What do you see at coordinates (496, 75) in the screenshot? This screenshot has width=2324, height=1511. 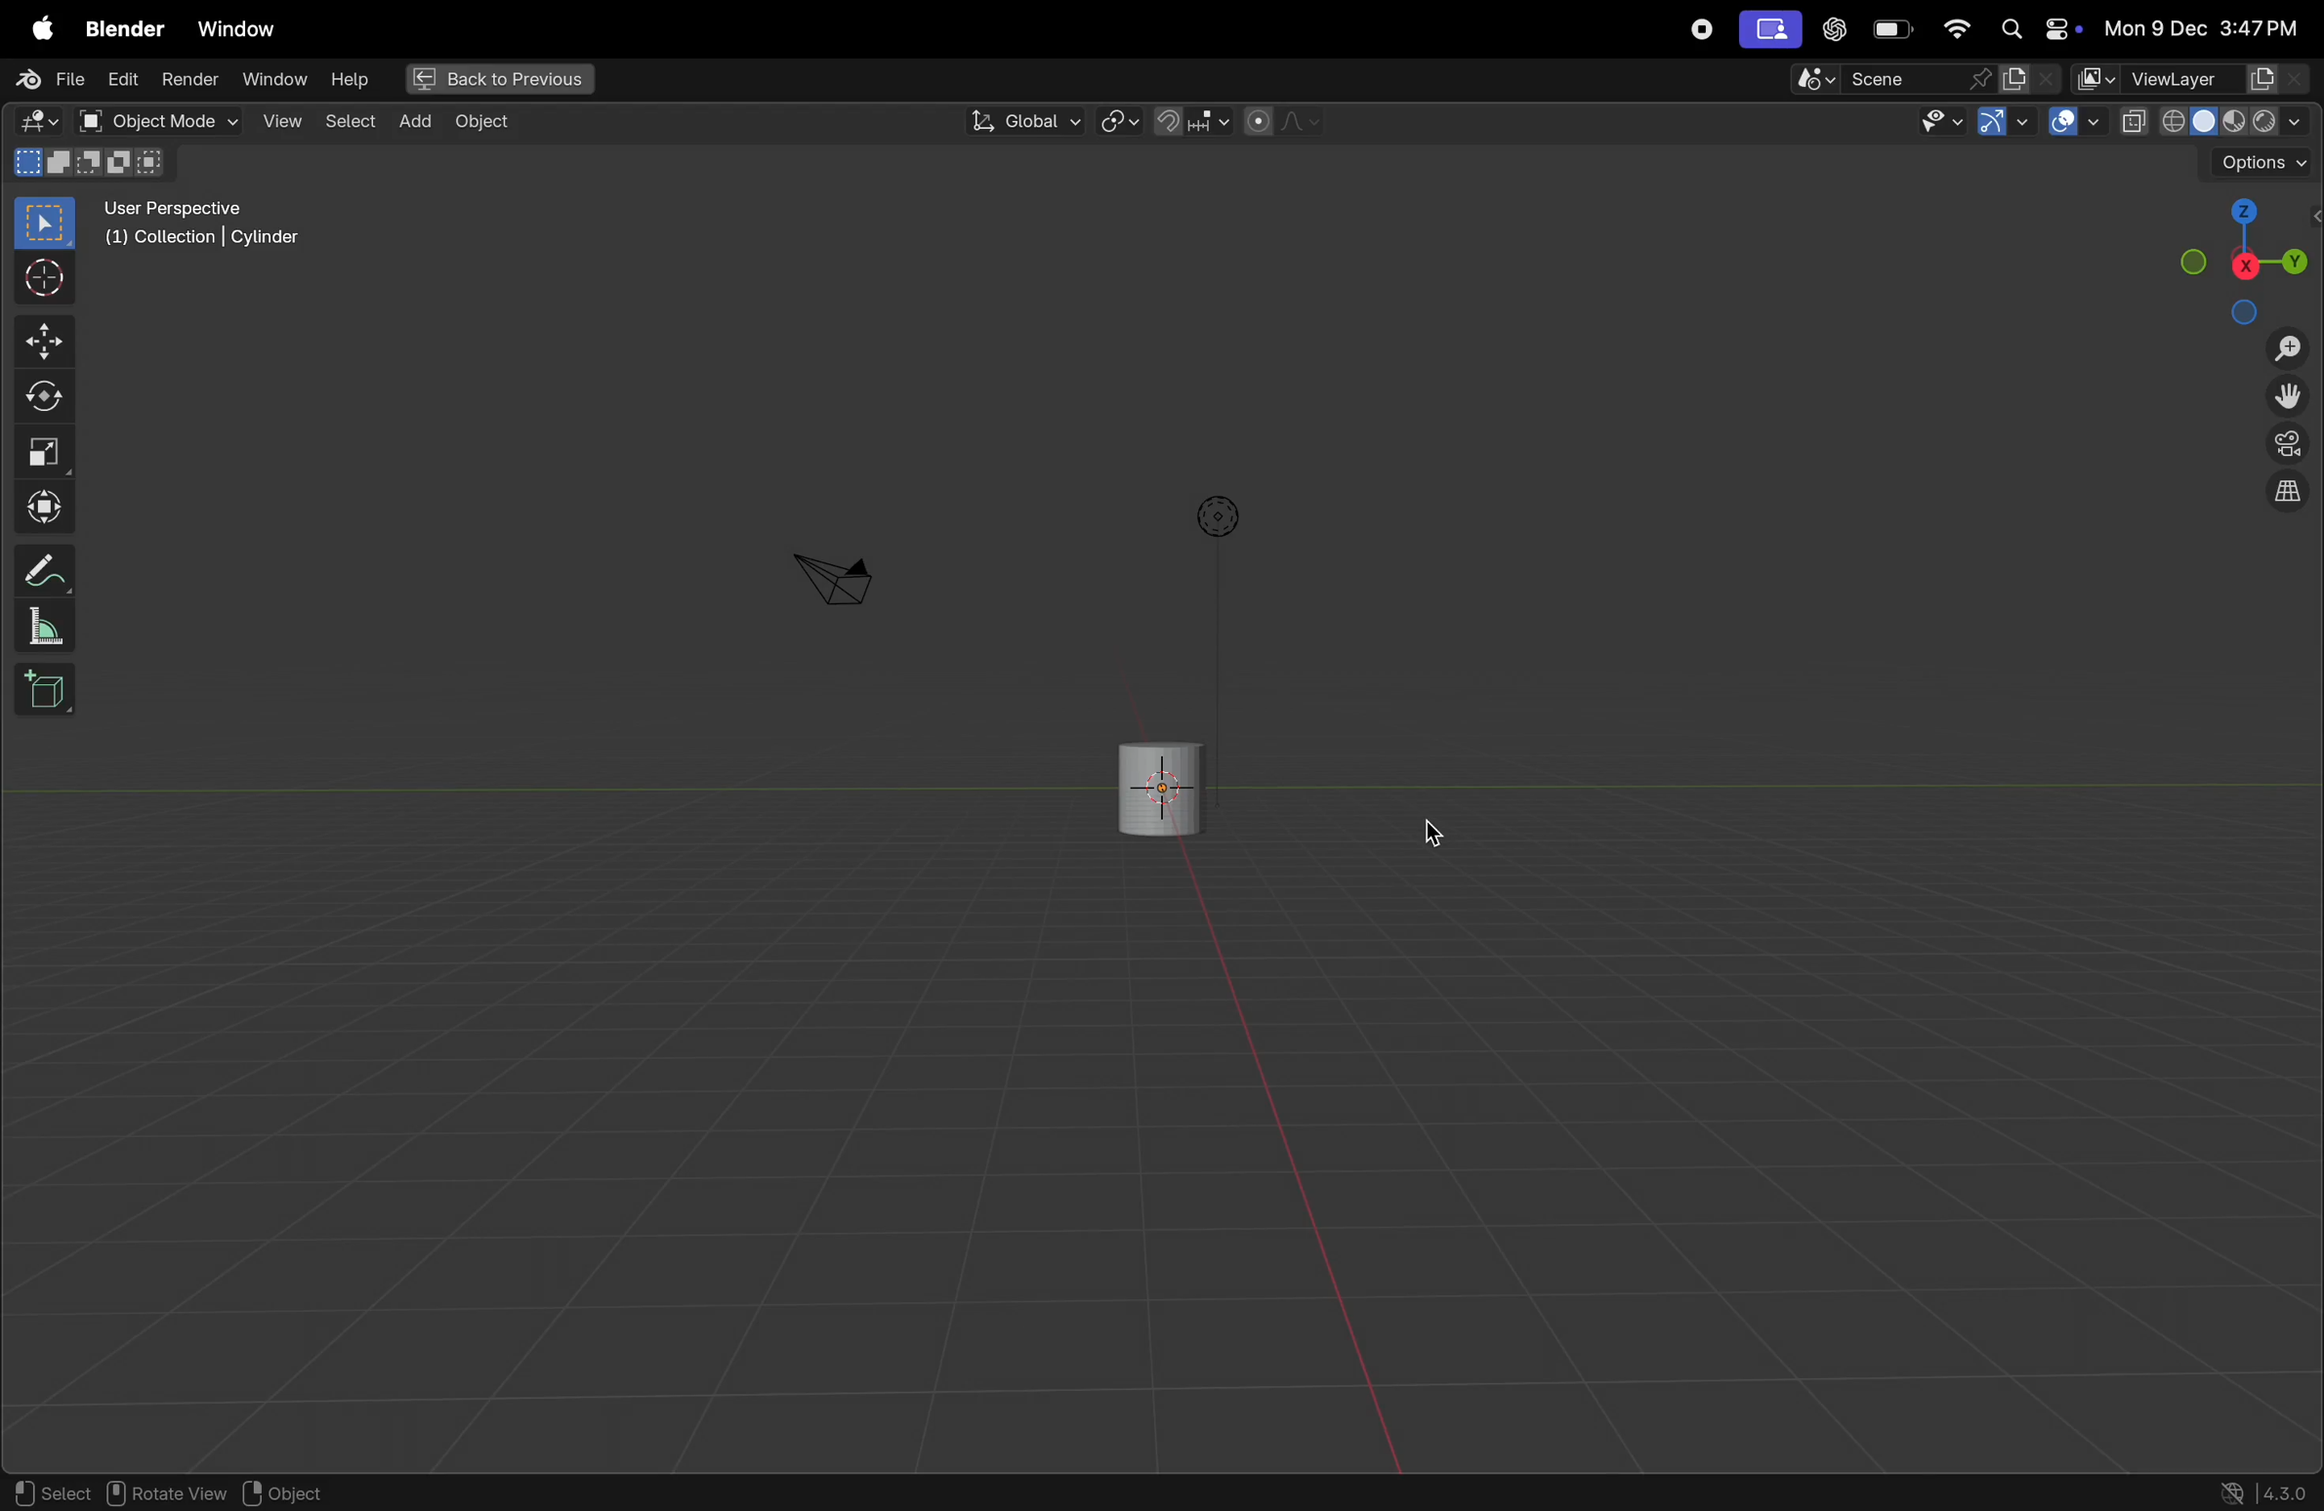 I see `back to previous` at bounding box center [496, 75].